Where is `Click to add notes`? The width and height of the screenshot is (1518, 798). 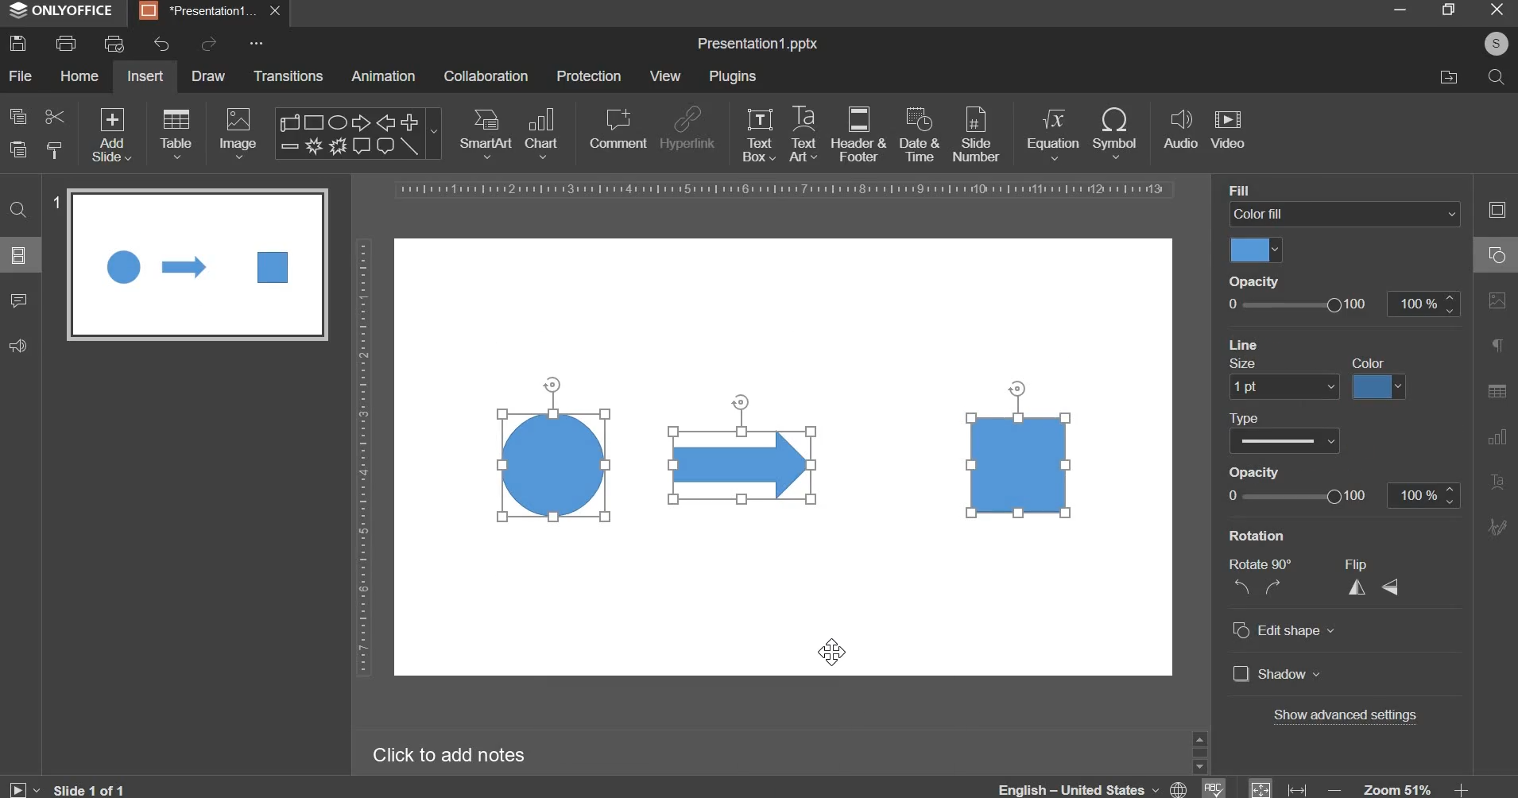
Click to add notes is located at coordinates (448, 754).